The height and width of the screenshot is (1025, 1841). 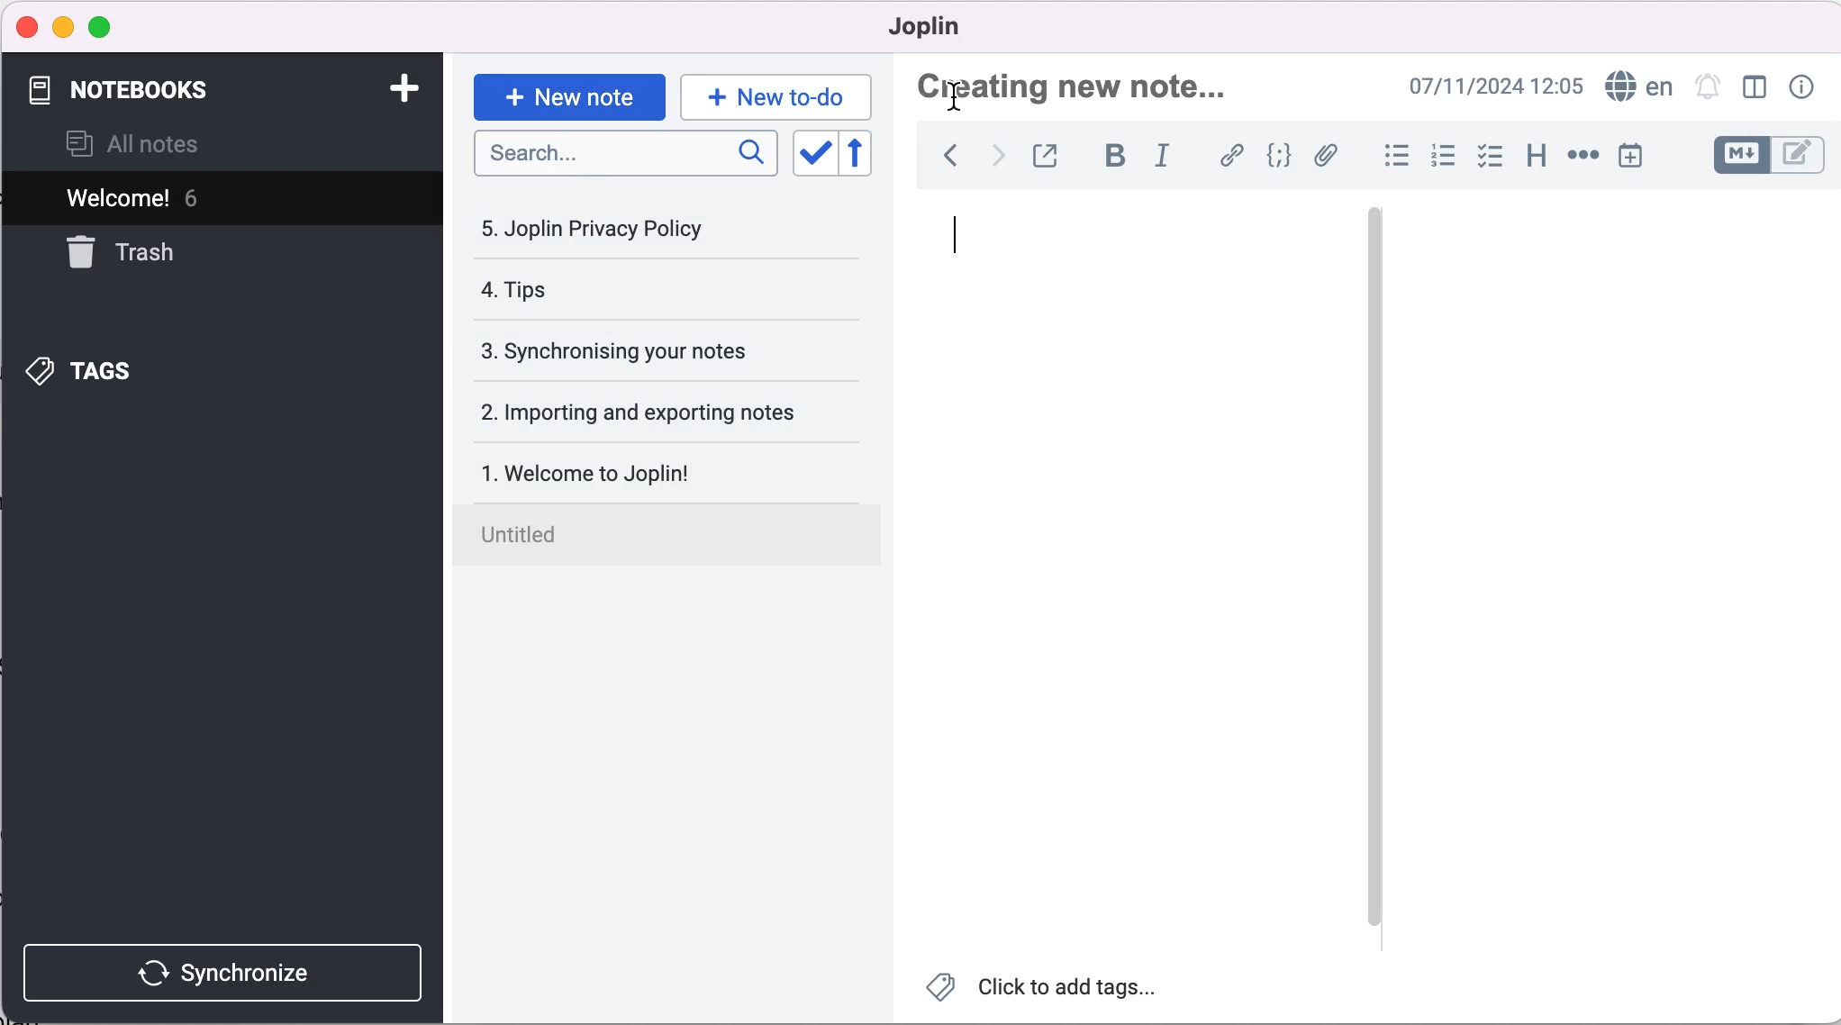 I want to click on note properties, so click(x=1803, y=89).